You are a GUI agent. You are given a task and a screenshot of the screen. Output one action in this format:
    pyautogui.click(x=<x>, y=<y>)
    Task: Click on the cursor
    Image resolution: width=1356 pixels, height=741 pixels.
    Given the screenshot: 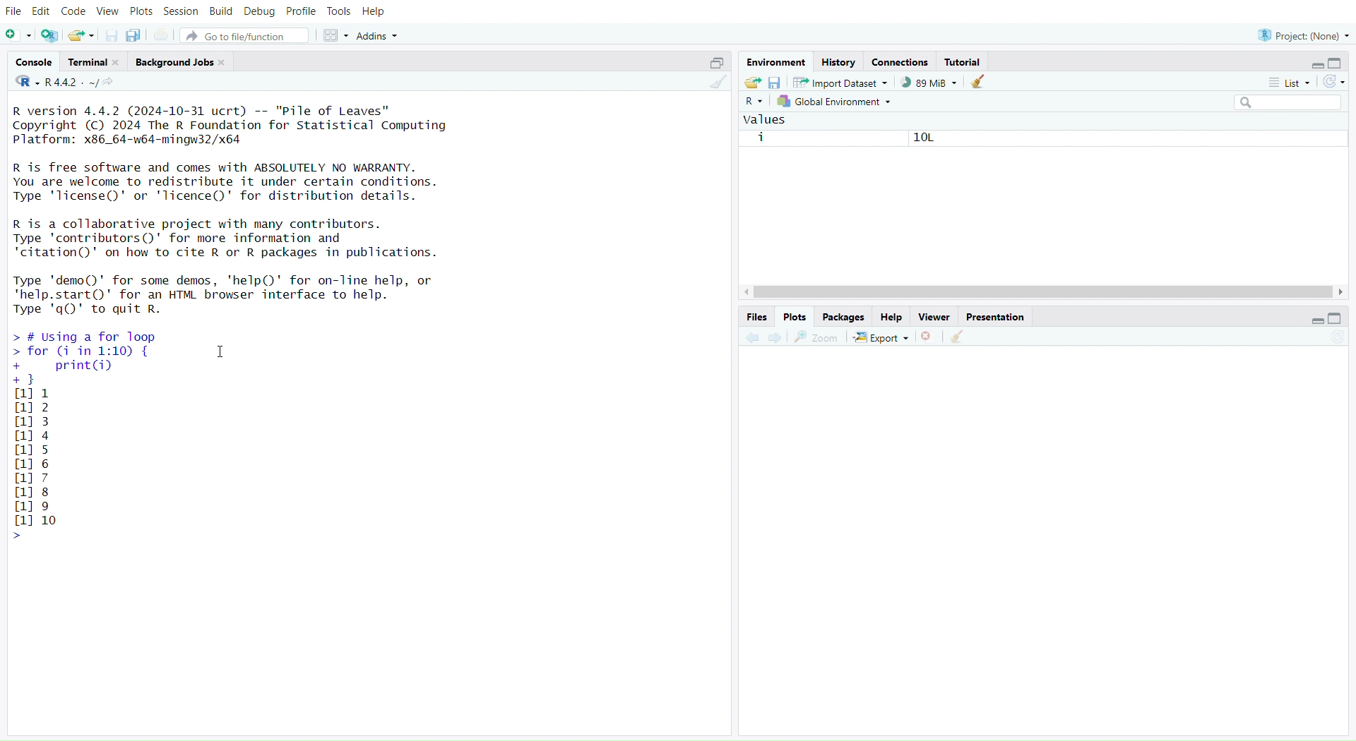 What is the action you would take?
    pyautogui.click(x=220, y=353)
    